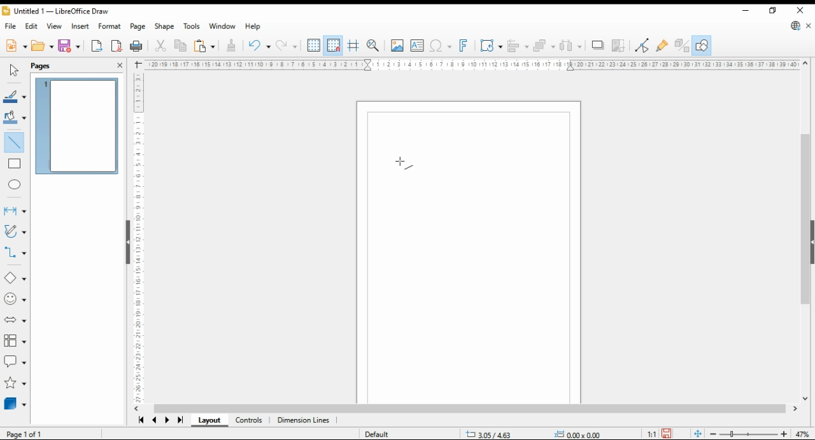  I want to click on save, so click(670, 434).